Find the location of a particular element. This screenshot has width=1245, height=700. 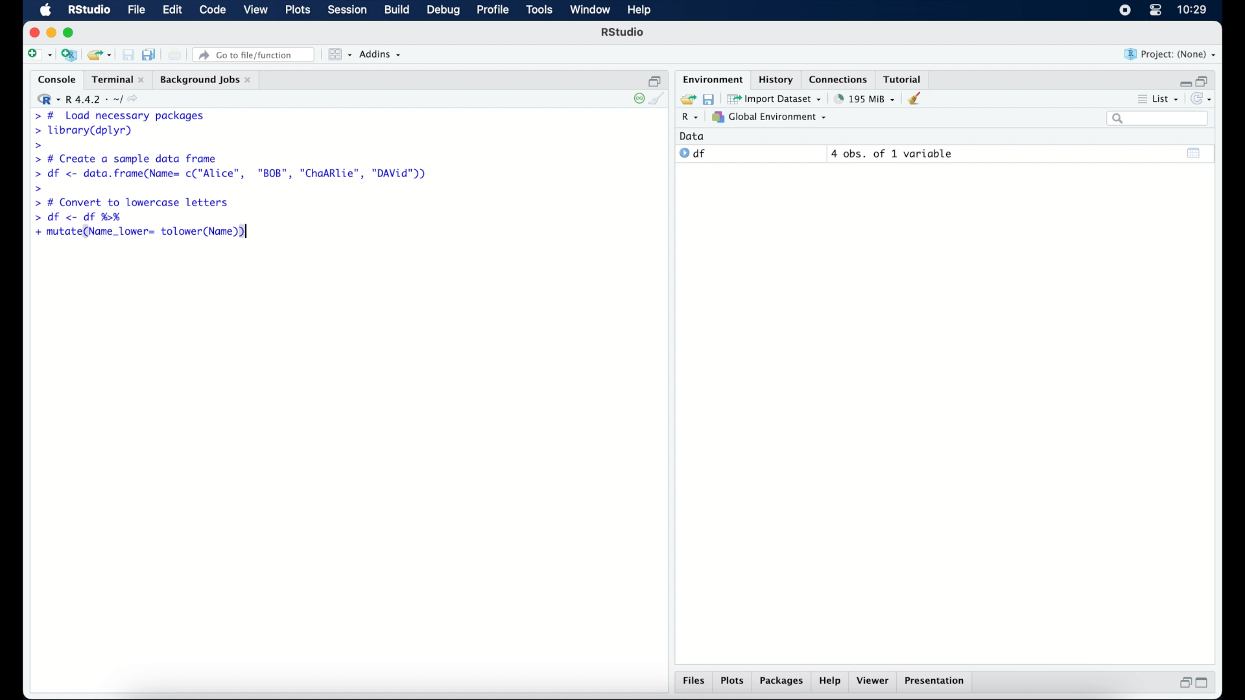

presentation is located at coordinates (936, 682).